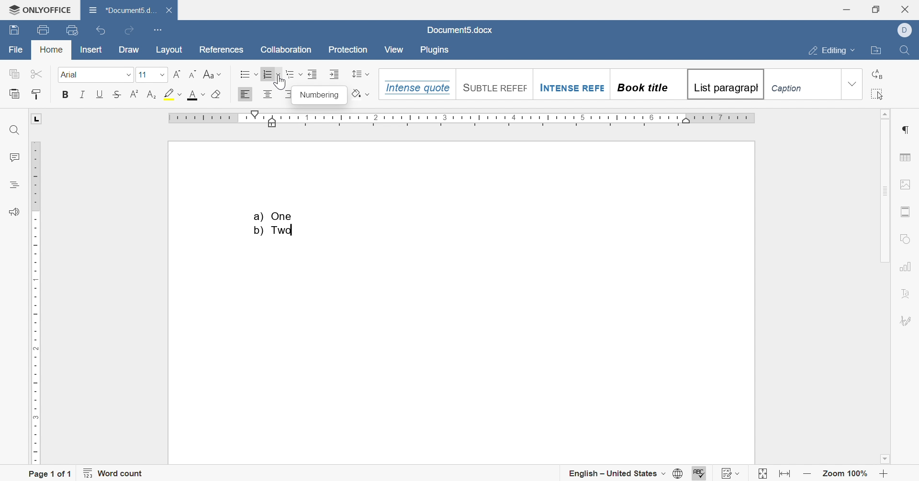 The image size is (919, 481). What do you see at coordinates (14, 31) in the screenshot?
I see `save` at bounding box center [14, 31].